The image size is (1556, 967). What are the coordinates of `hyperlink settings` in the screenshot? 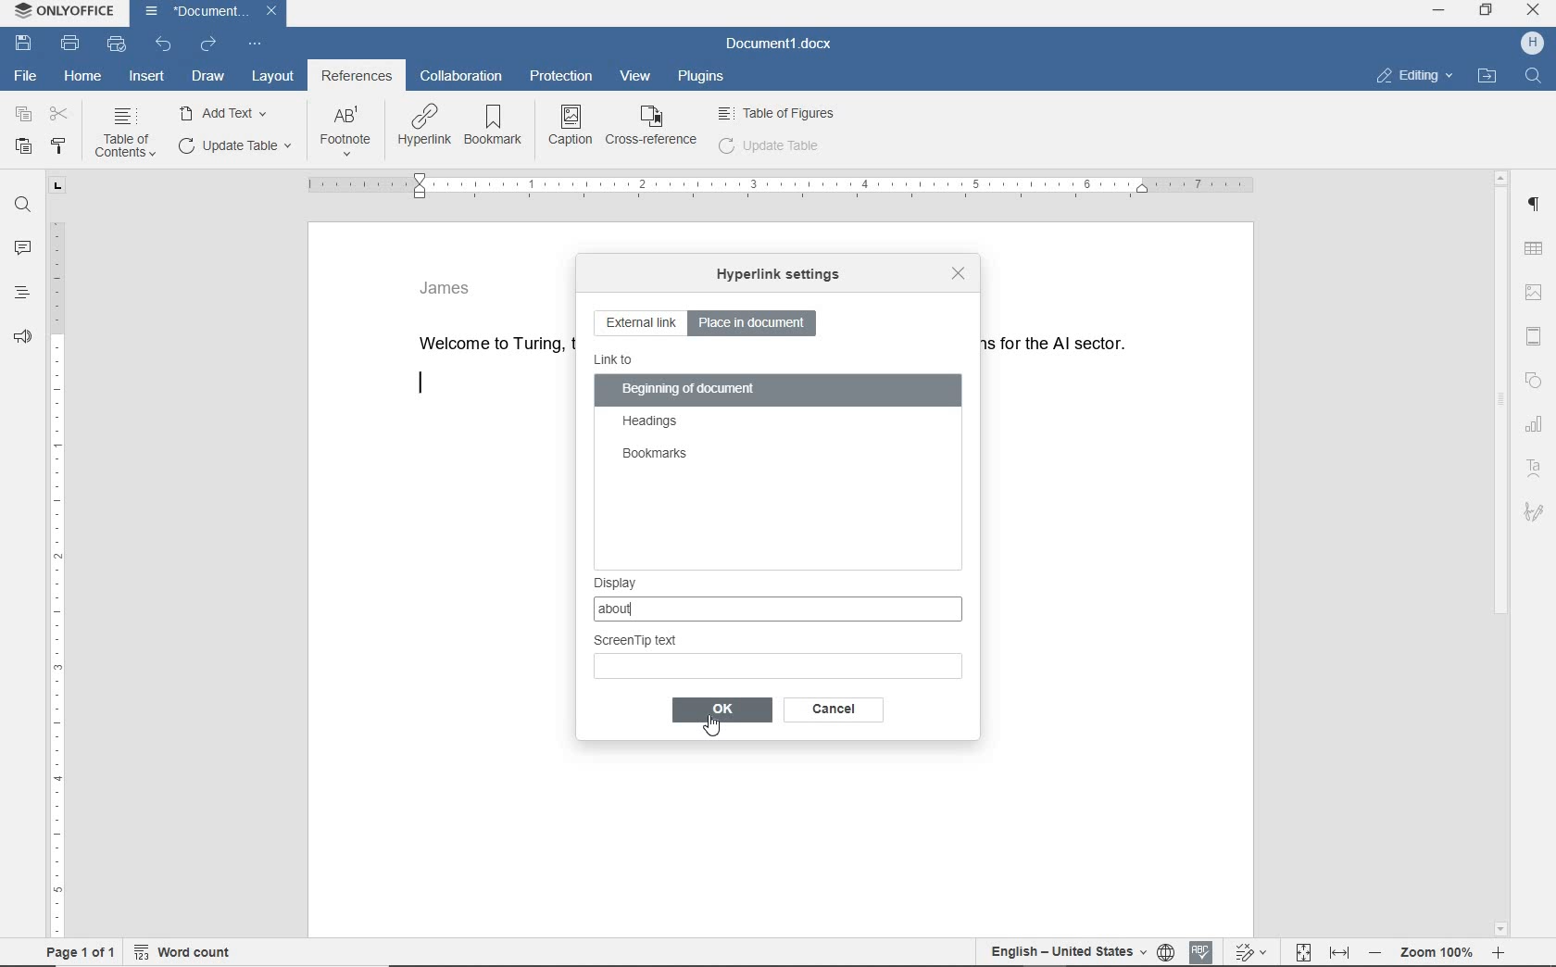 It's located at (777, 276).